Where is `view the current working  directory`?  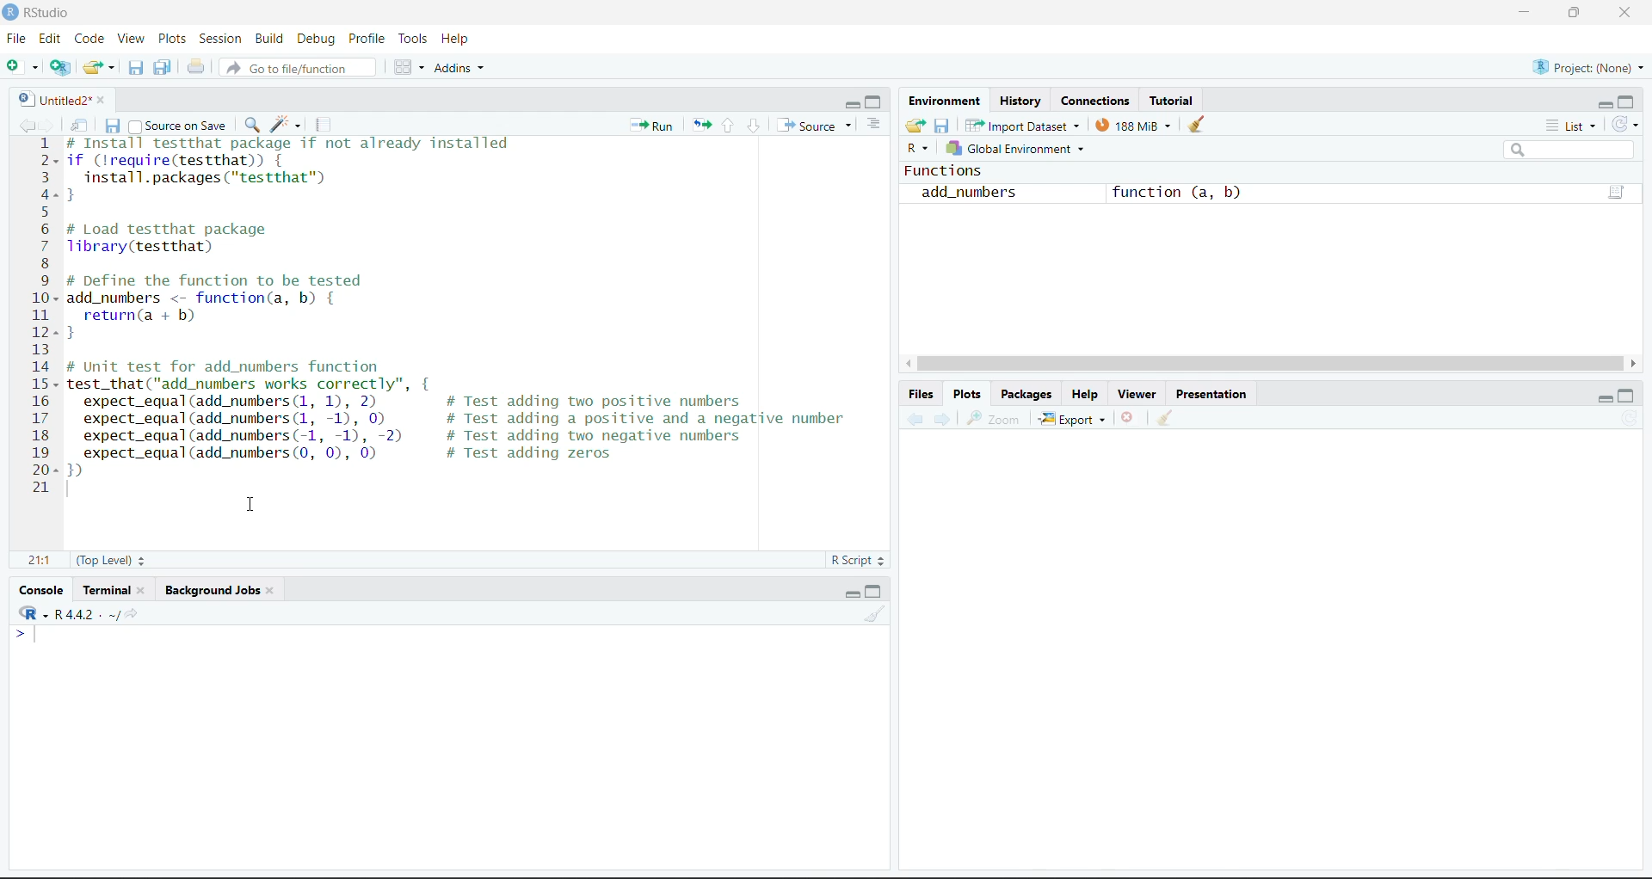
view the current working  directory is located at coordinates (124, 614).